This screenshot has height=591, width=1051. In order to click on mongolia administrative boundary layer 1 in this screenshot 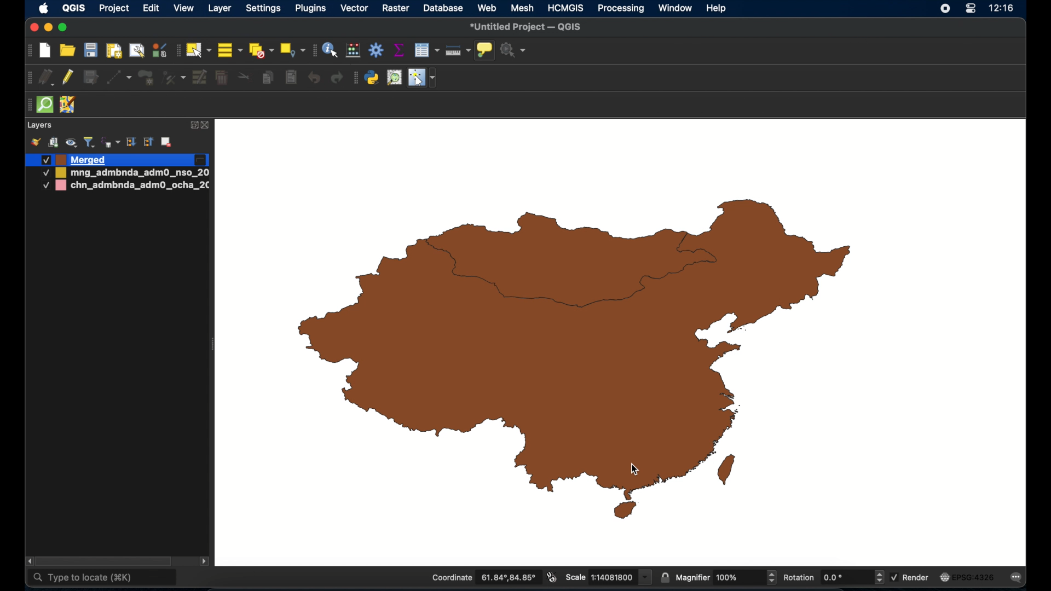, I will do `click(124, 173)`.